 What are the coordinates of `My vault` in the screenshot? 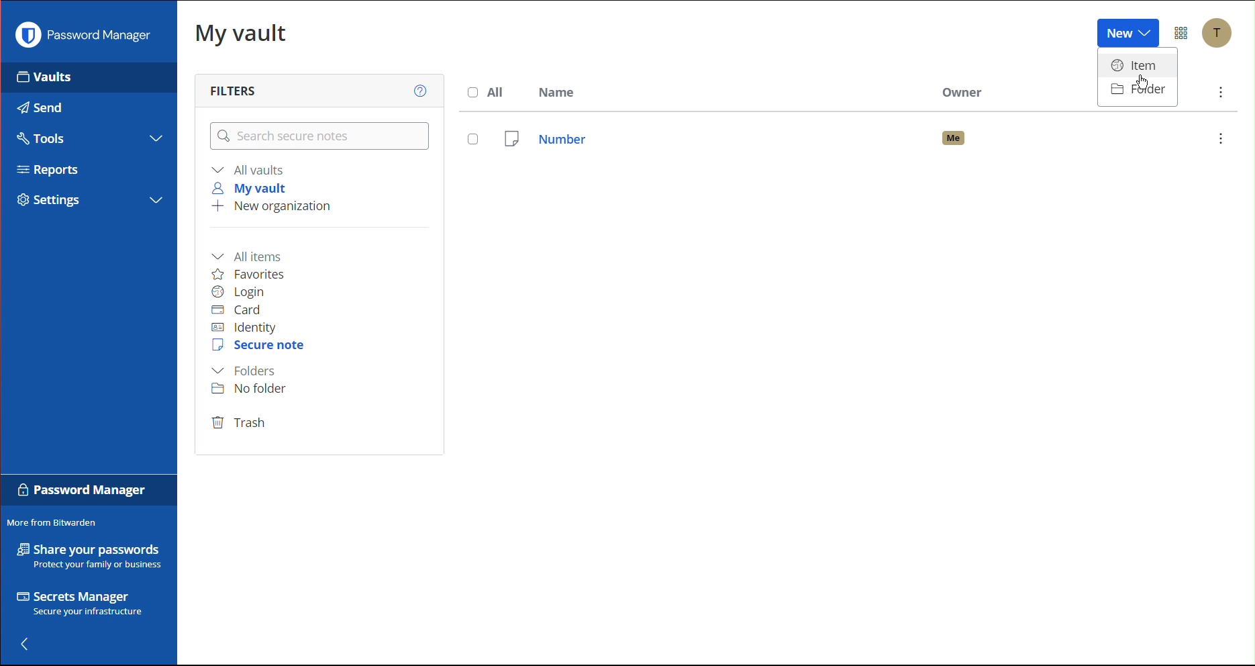 It's located at (253, 188).